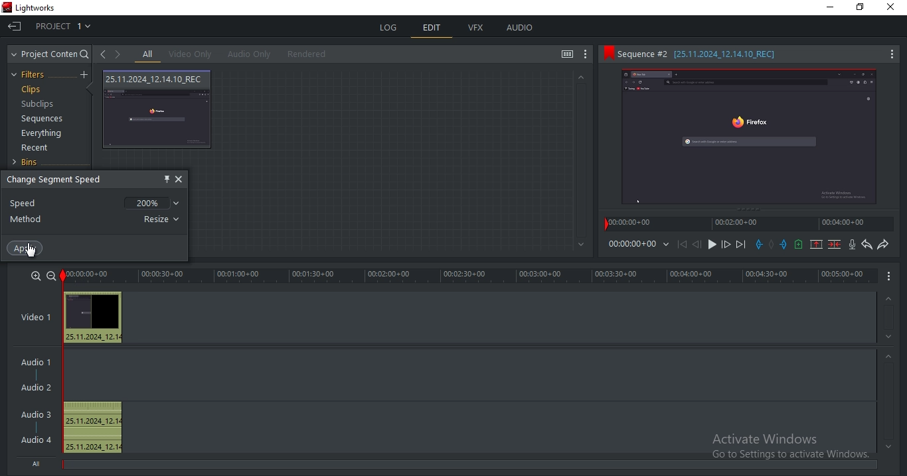 The width and height of the screenshot is (907, 476). I want to click on sequence 2, so click(748, 54).